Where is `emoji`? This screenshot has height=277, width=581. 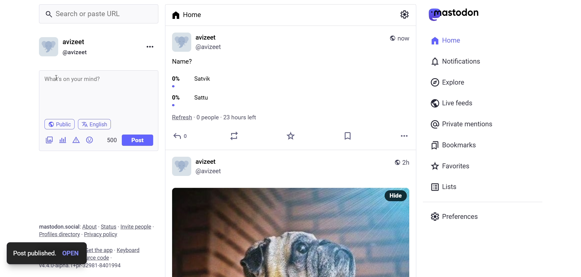 emoji is located at coordinates (89, 140).